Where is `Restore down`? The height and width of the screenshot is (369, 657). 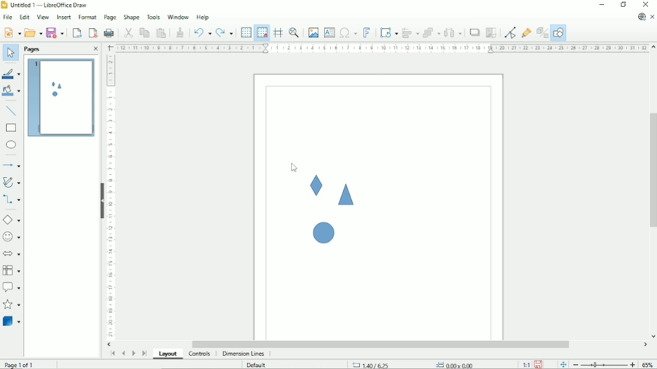 Restore down is located at coordinates (623, 5).